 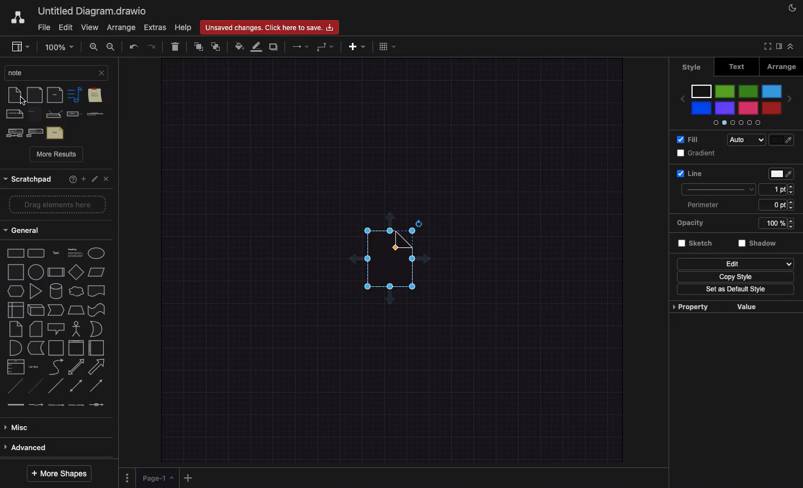 What do you see at coordinates (13, 95) in the screenshot?
I see `note ` at bounding box center [13, 95].